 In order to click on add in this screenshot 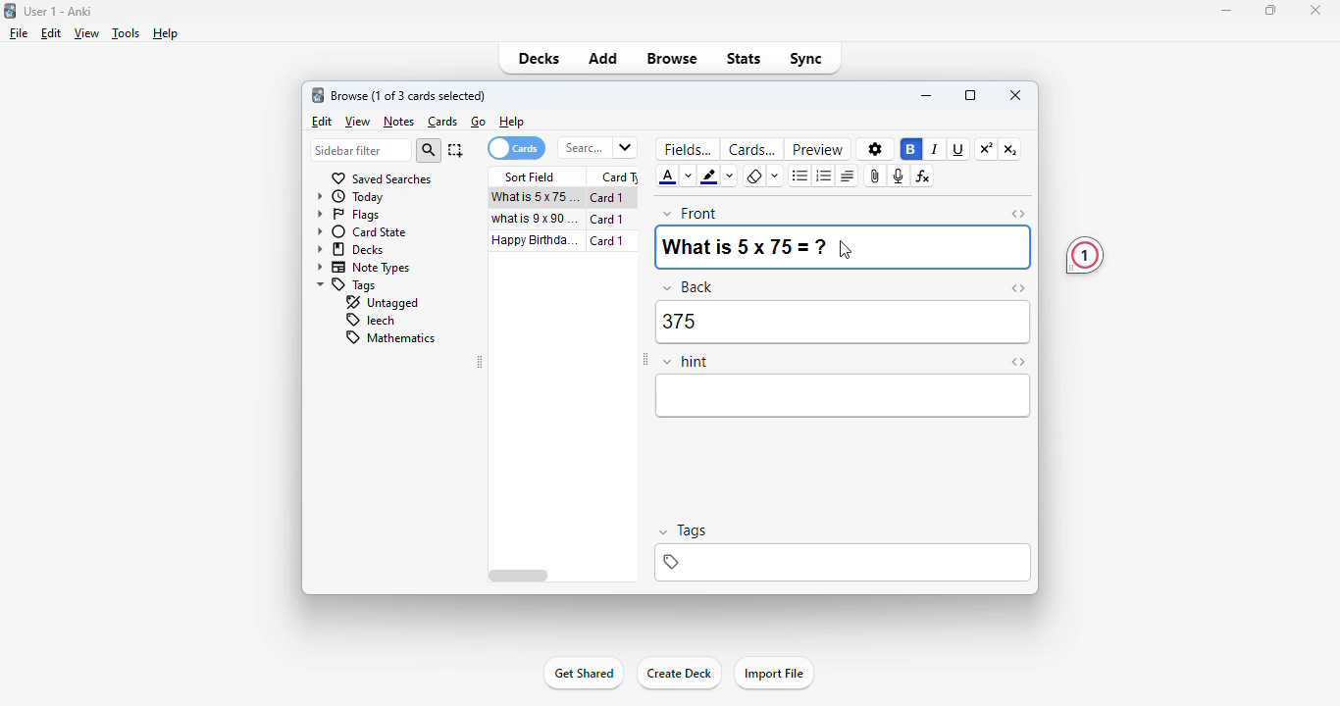, I will do `click(604, 58)`.